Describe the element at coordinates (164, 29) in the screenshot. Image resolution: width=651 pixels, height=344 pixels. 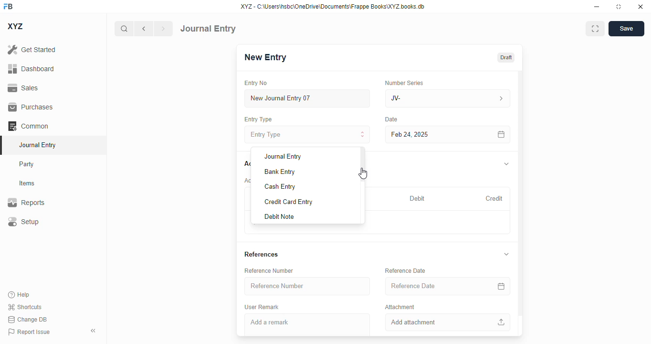
I see `next` at that location.